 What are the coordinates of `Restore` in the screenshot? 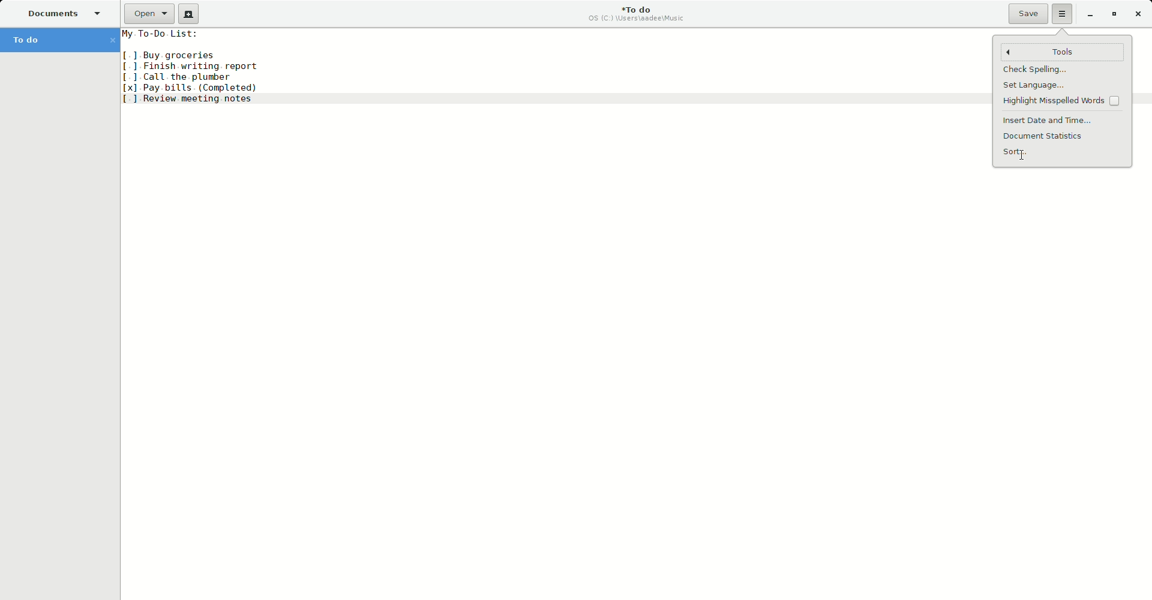 It's located at (1115, 14).